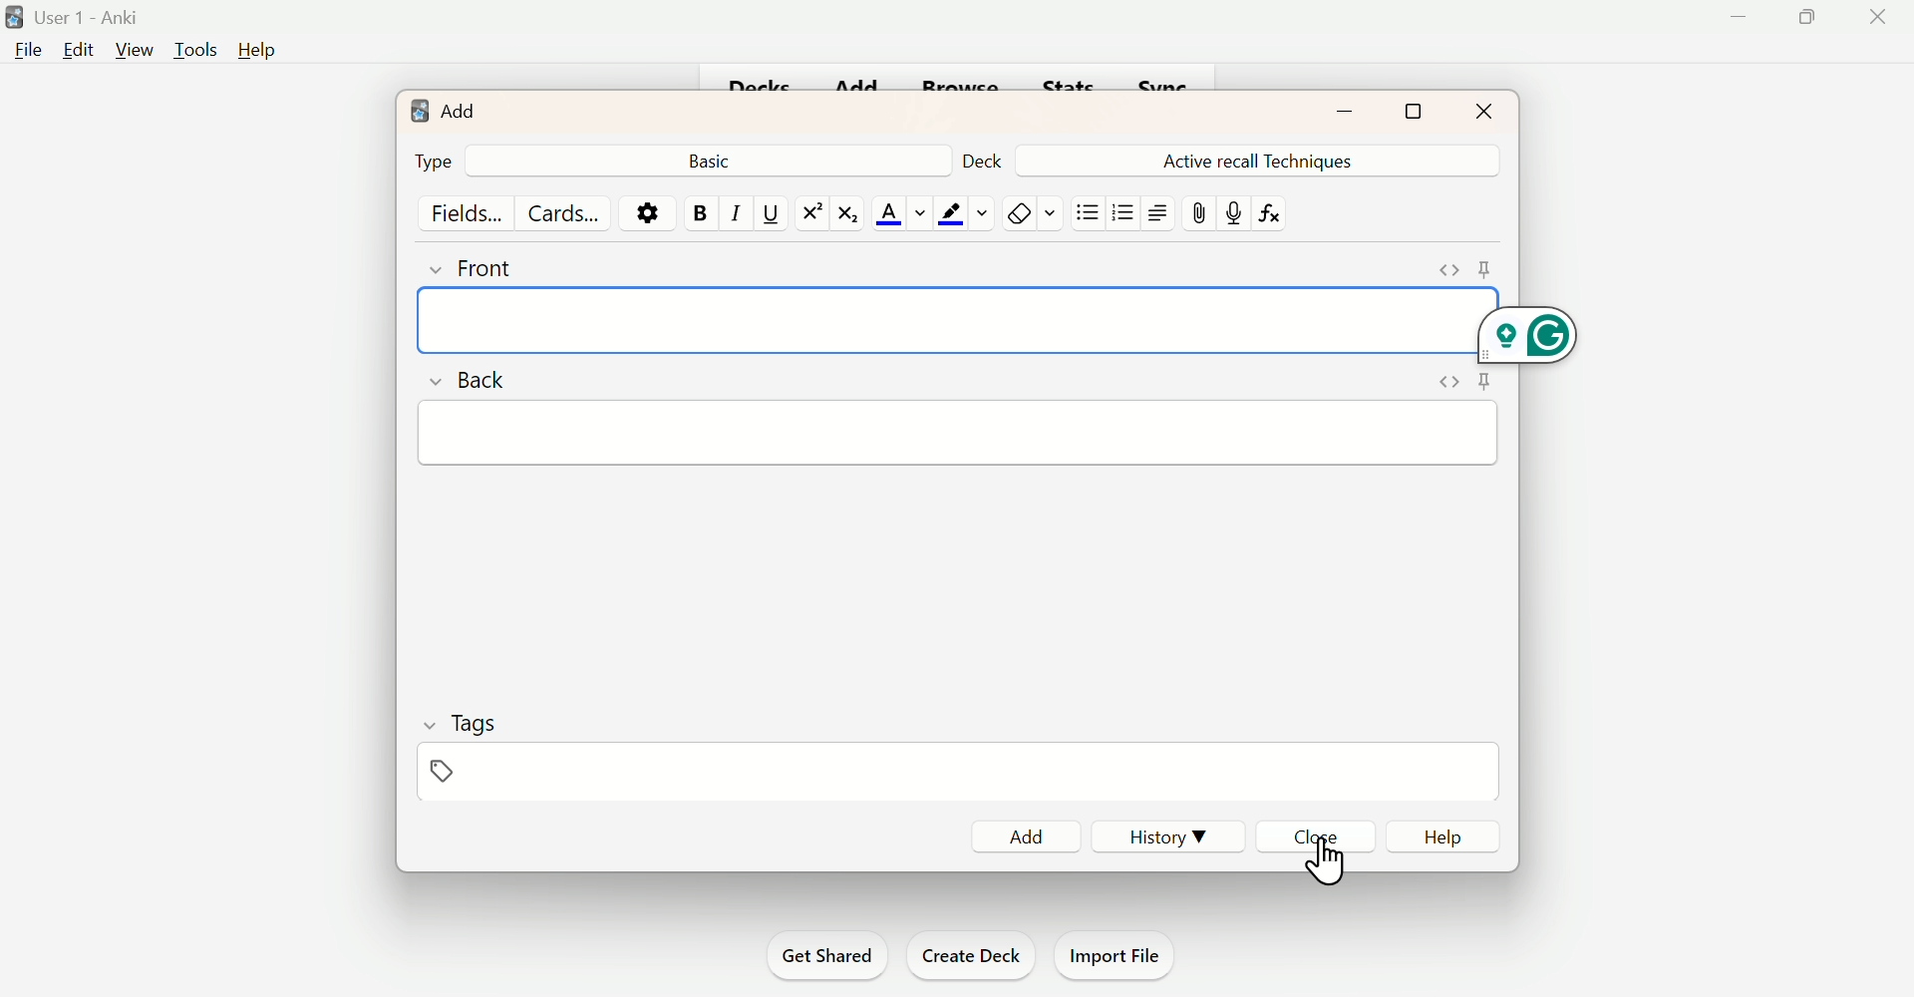 The width and height of the screenshot is (1914, 997). Describe the element at coordinates (130, 51) in the screenshot. I see `View` at that location.